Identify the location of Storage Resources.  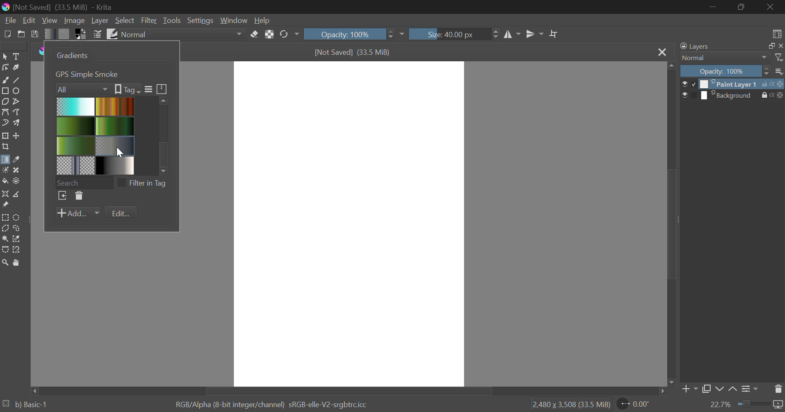
(162, 88).